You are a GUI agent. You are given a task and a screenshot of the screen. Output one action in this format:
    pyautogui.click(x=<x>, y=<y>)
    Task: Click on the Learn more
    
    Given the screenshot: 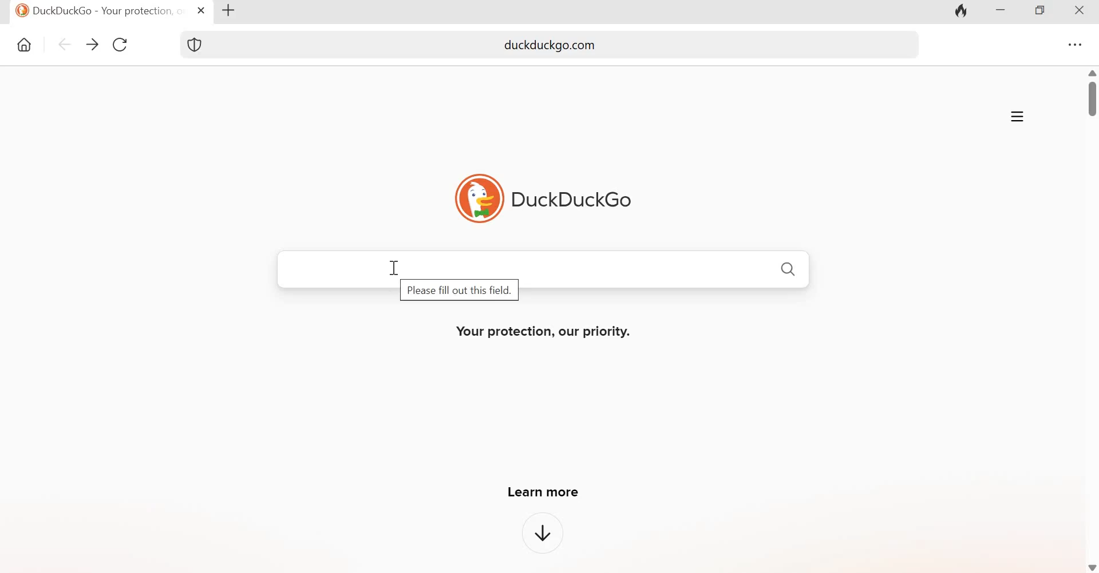 What is the action you would take?
    pyautogui.click(x=540, y=490)
    